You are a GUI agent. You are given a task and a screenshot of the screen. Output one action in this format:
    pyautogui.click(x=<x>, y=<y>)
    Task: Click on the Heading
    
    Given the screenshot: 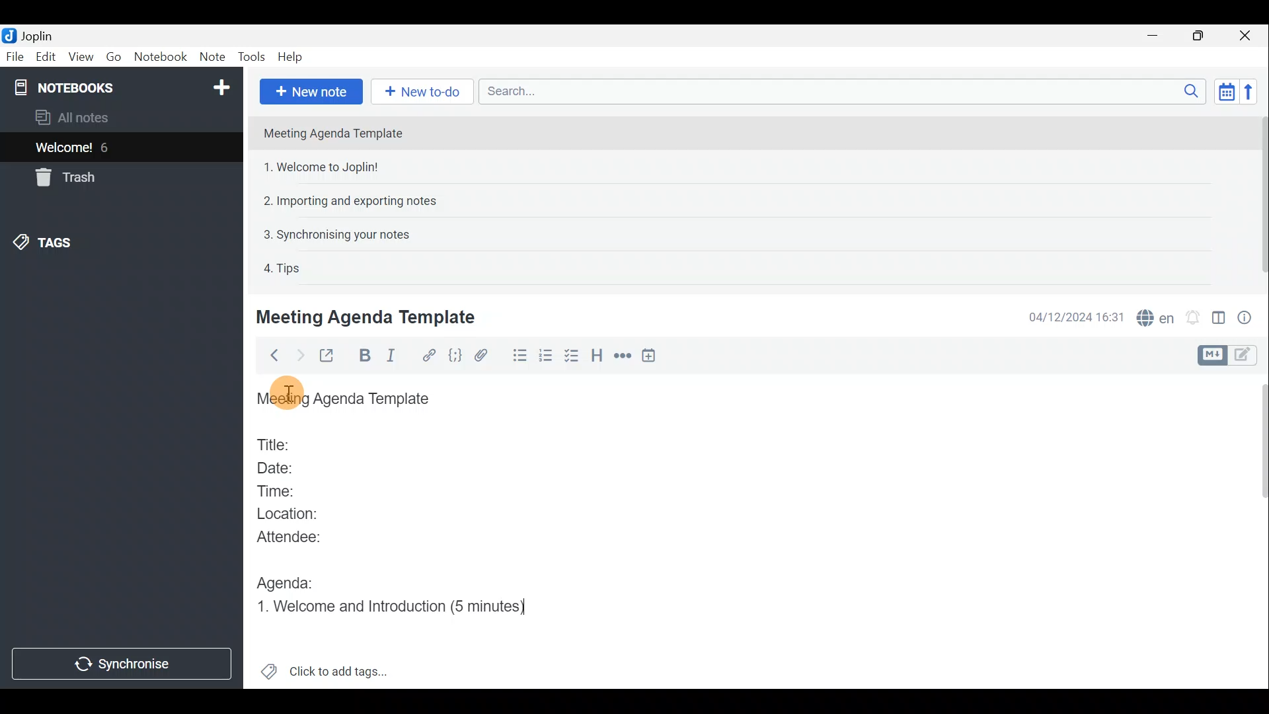 What is the action you would take?
    pyautogui.click(x=597, y=360)
    